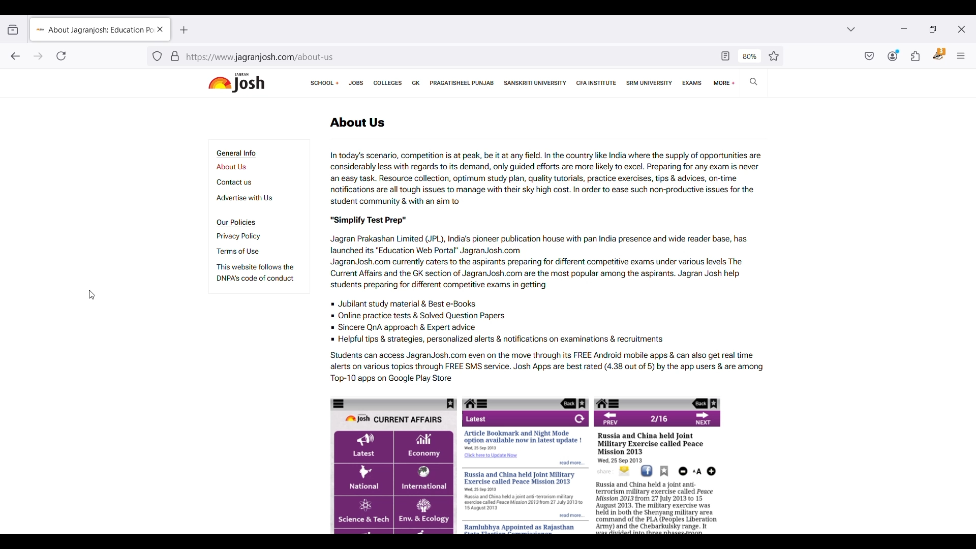  I want to click on Contact us page, so click(234, 182).